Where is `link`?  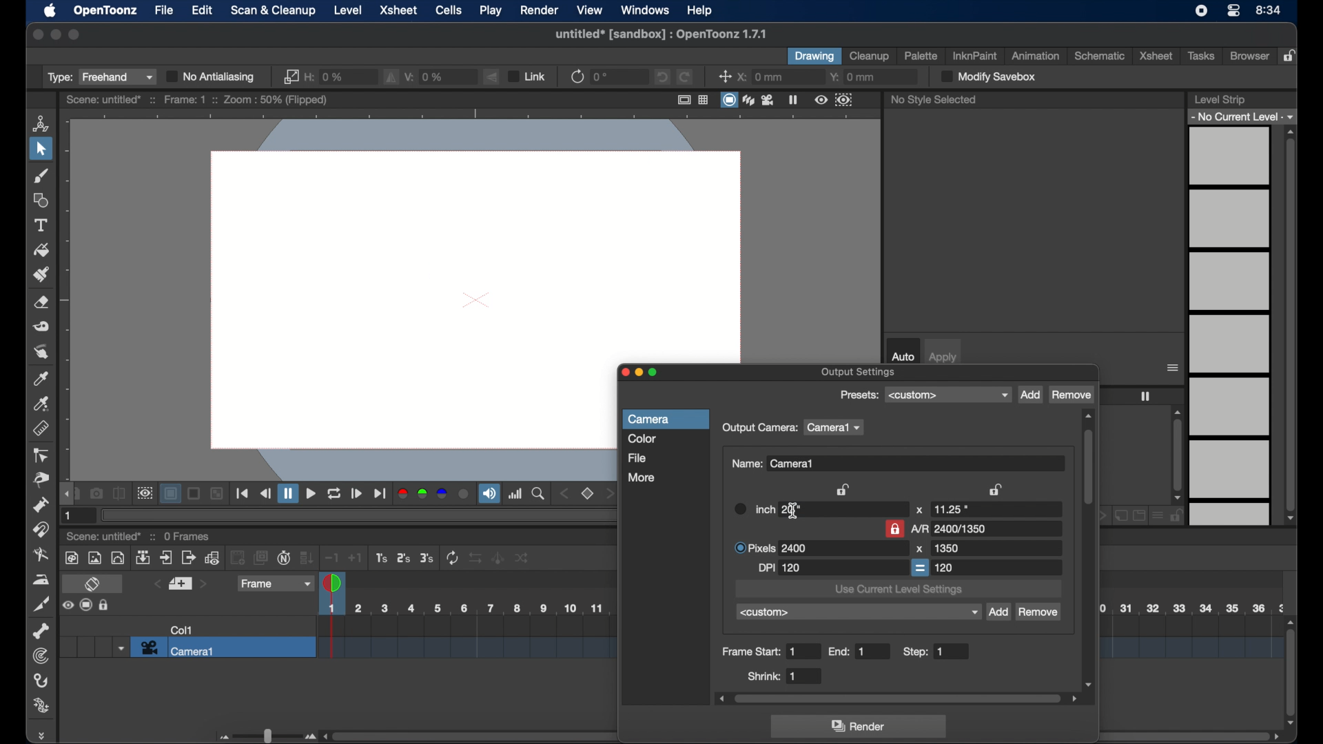
link is located at coordinates (289, 76).